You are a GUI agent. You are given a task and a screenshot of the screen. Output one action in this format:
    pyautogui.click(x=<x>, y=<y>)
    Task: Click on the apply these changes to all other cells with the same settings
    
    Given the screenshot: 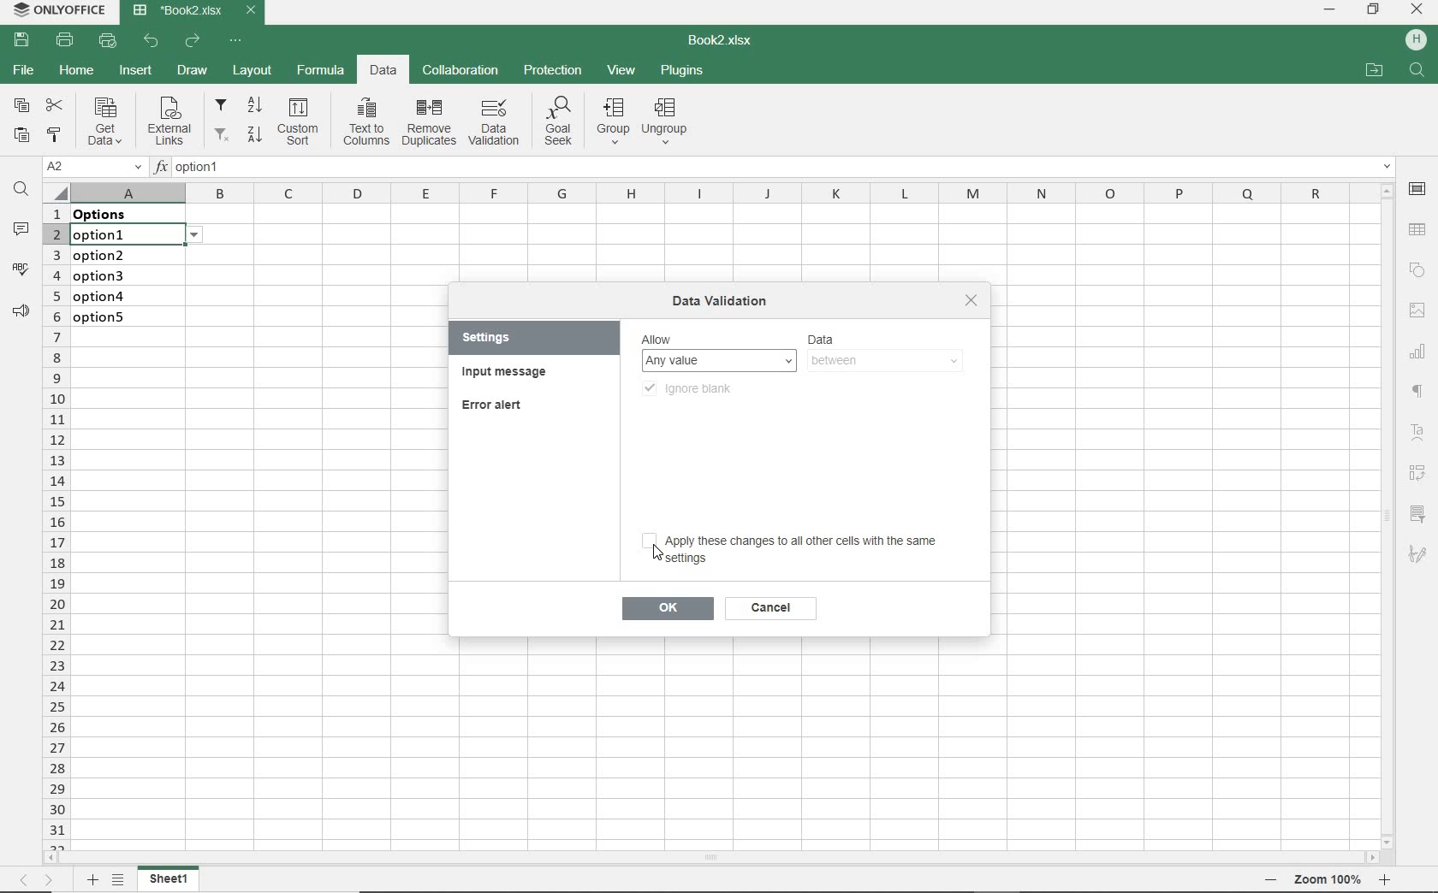 What is the action you would take?
    pyautogui.click(x=793, y=546)
    